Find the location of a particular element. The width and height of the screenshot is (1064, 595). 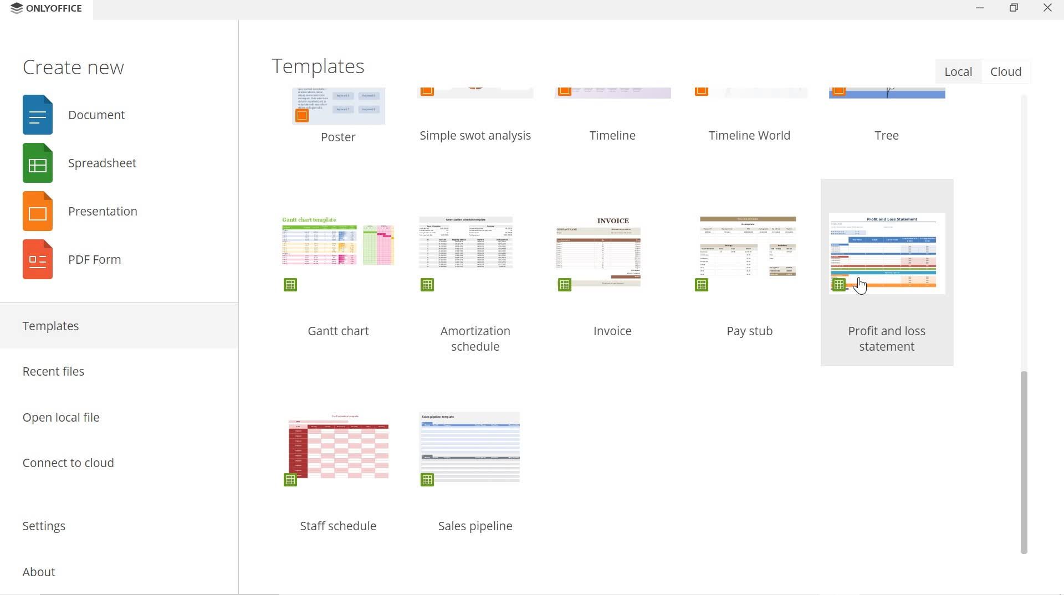

Template design is located at coordinates (748, 254).